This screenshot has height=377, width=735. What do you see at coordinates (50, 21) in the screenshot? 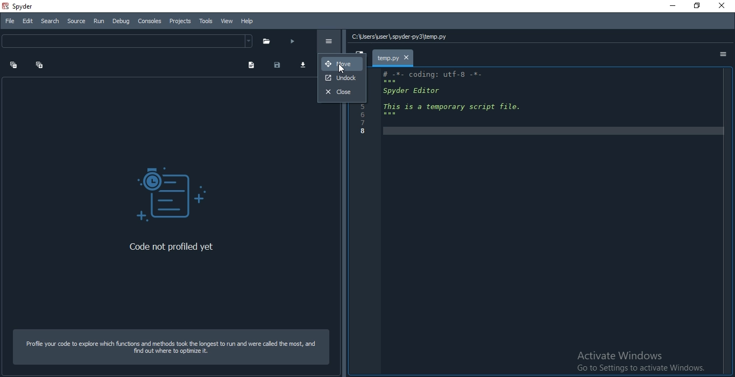
I see `Search` at bounding box center [50, 21].